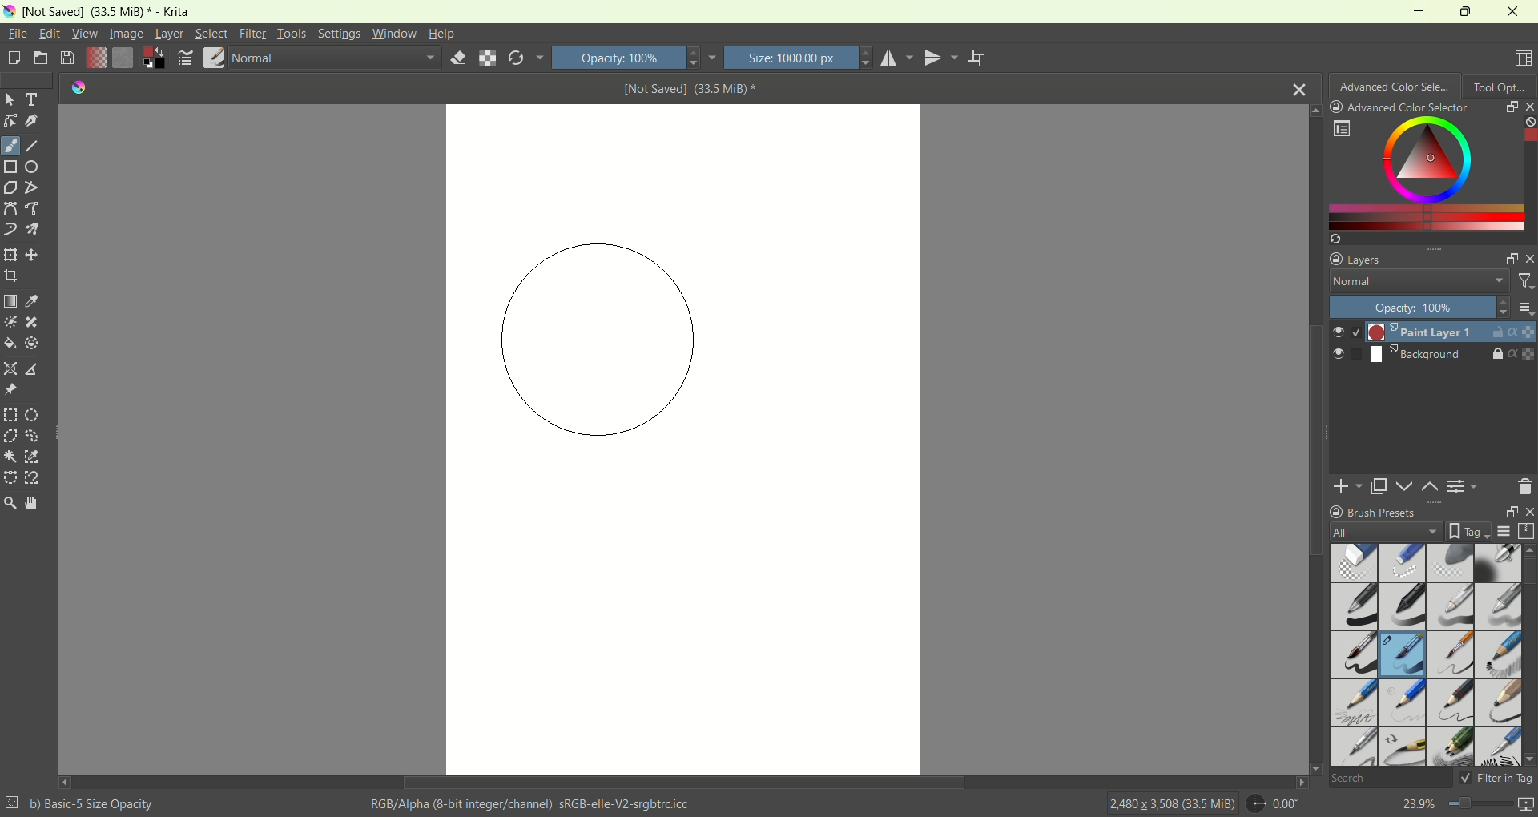  I want to click on sample a color, so click(32, 300).